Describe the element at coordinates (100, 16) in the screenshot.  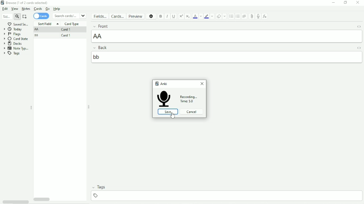
I see `Fields` at that location.